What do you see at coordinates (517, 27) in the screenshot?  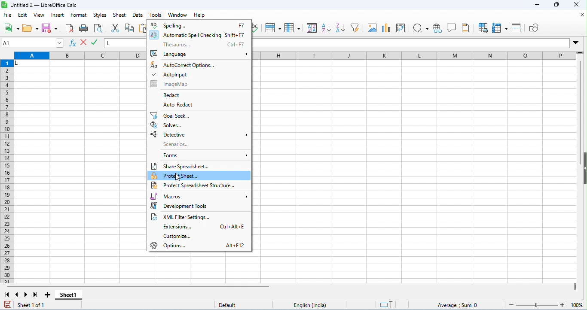 I see `split window` at bounding box center [517, 27].